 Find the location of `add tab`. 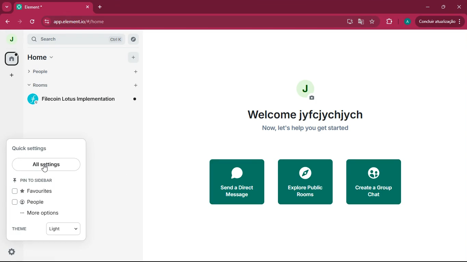

add tab is located at coordinates (101, 7).